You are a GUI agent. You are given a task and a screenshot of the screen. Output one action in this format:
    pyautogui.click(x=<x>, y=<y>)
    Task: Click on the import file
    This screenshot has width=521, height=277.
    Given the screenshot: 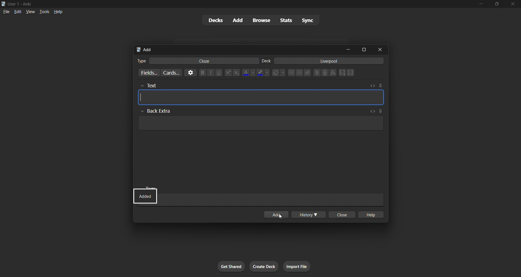 What is the action you would take?
    pyautogui.click(x=297, y=266)
    